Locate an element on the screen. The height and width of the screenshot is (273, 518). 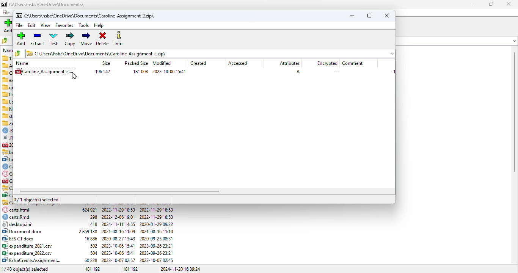
attributes is located at coordinates (289, 63).